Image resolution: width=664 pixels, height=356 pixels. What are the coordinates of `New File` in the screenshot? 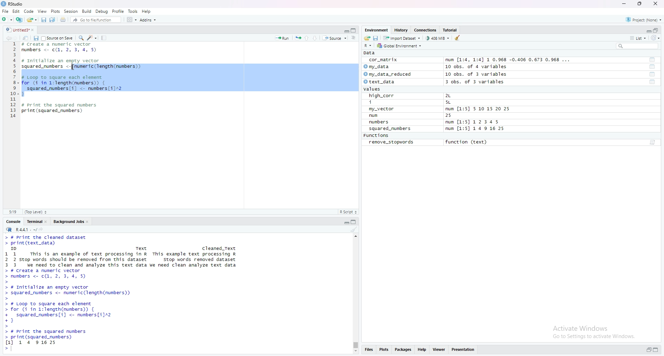 It's located at (7, 19).